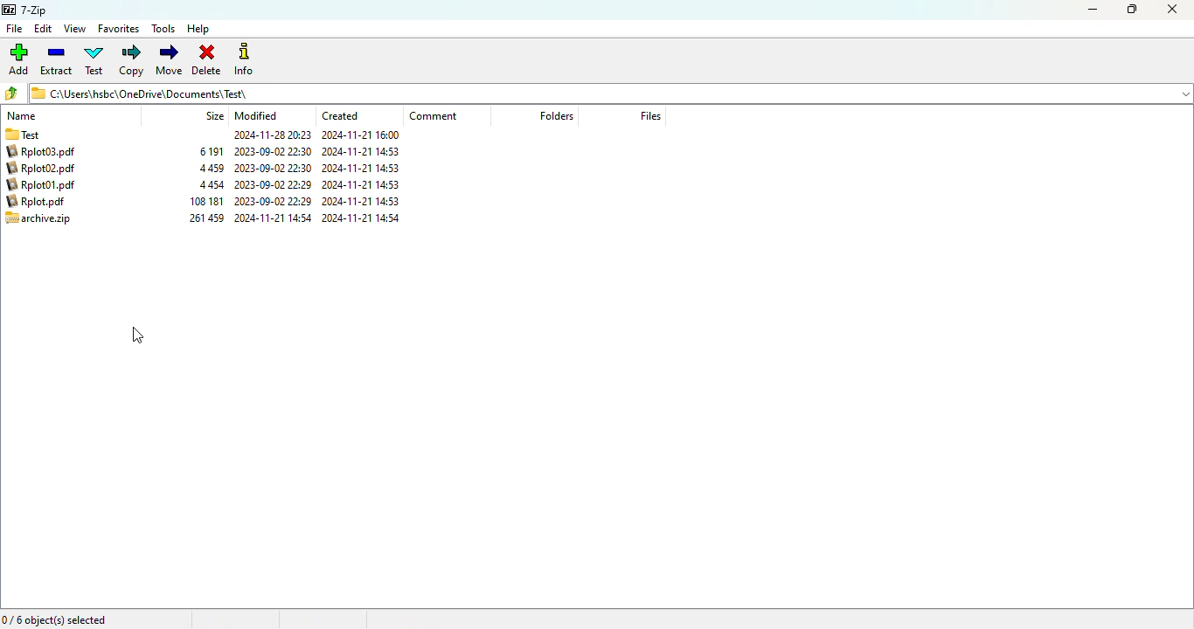  Describe the element at coordinates (170, 59) in the screenshot. I see `move` at that location.